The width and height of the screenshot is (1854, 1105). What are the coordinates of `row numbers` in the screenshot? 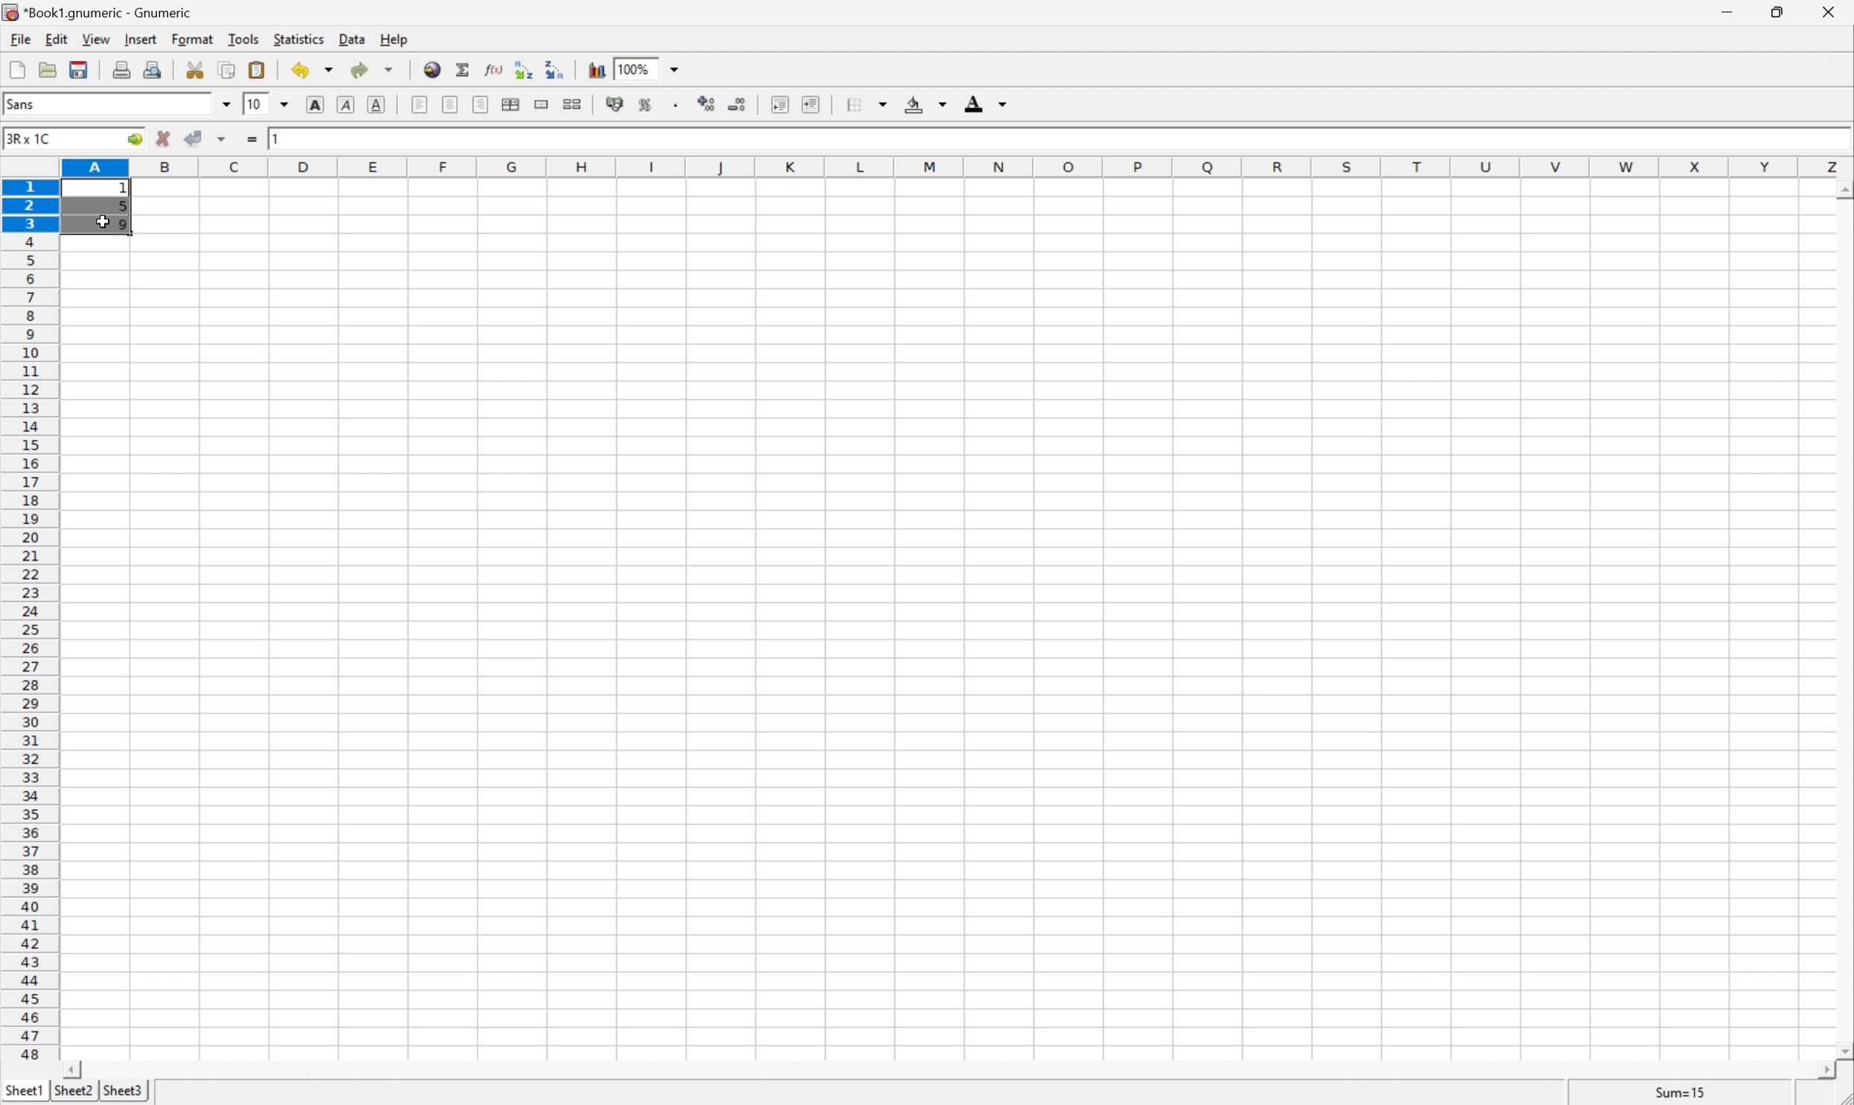 It's located at (29, 620).